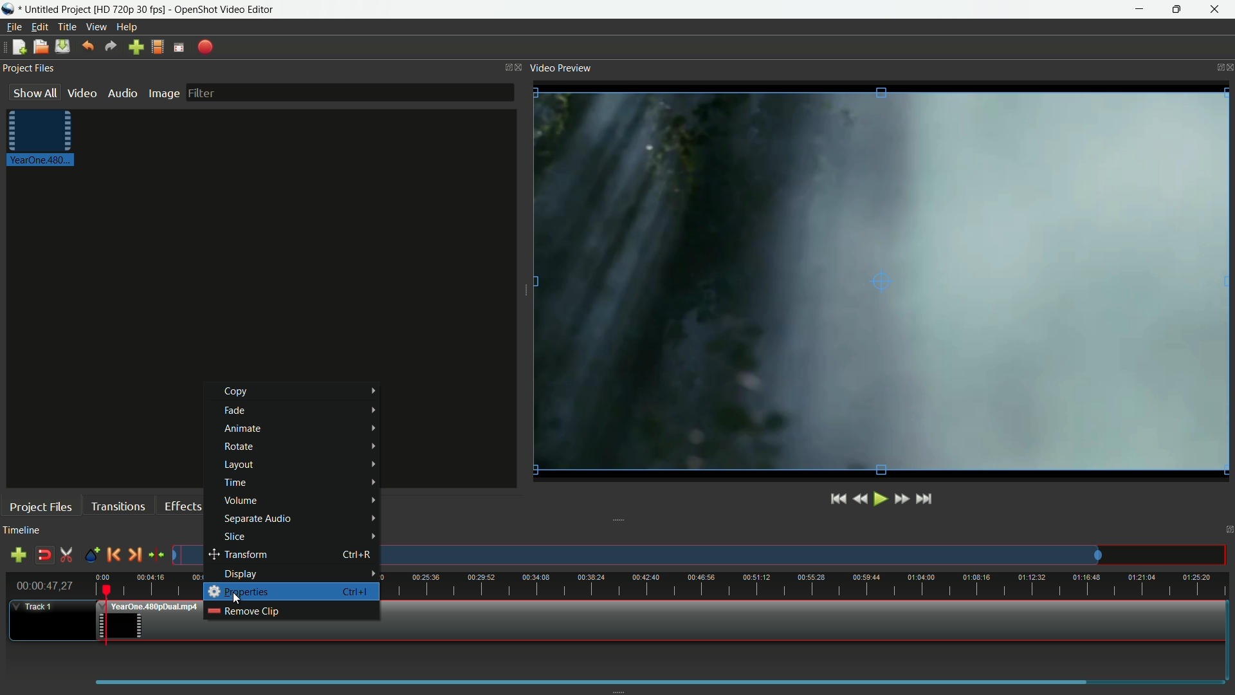 This screenshot has width=1235, height=695. Describe the element at coordinates (53, 9) in the screenshot. I see `project name` at that location.